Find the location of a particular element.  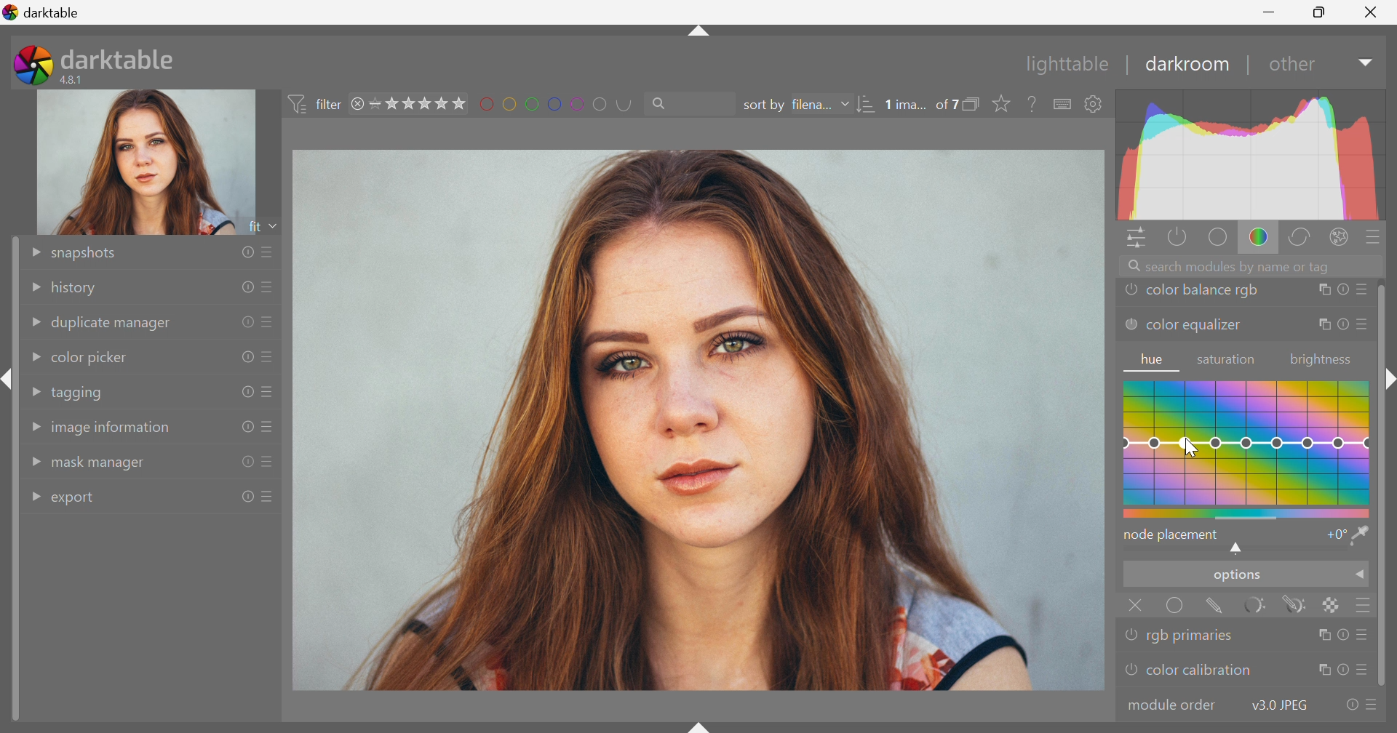

 is located at coordinates (1372, 12).